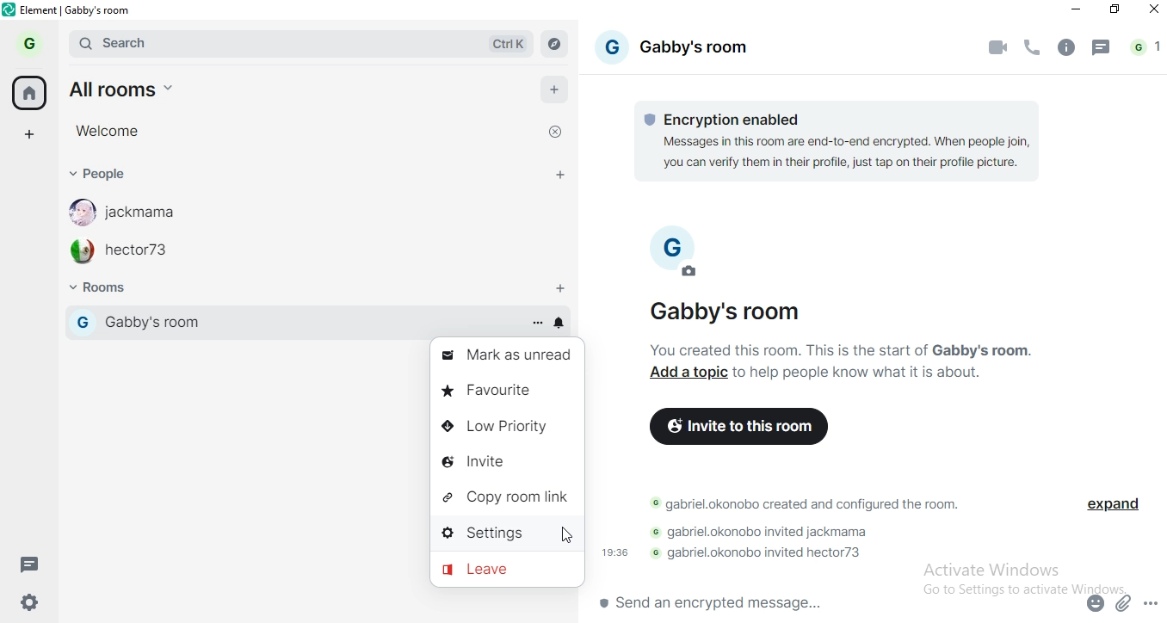 Image resolution: width=1167 pixels, height=623 pixels. Describe the element at coordinates (1066, 47) in the screenshot. I see `info` at that location.